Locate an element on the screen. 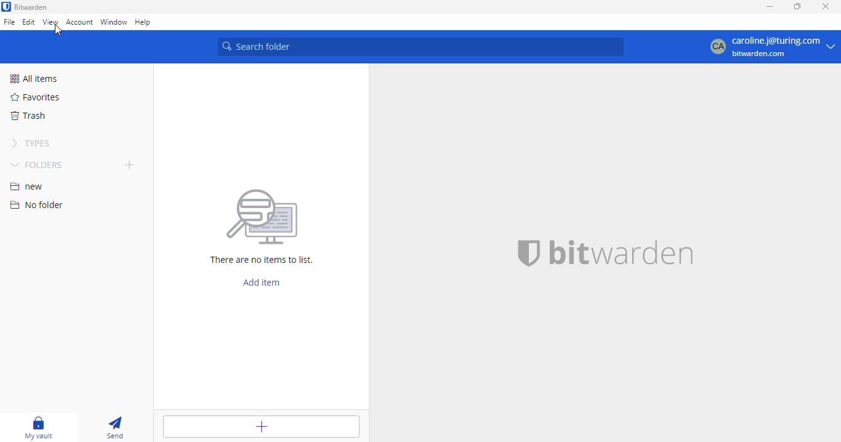 The height and width of the screenshot is (442, 841). types is located at coordinates (30, 143).